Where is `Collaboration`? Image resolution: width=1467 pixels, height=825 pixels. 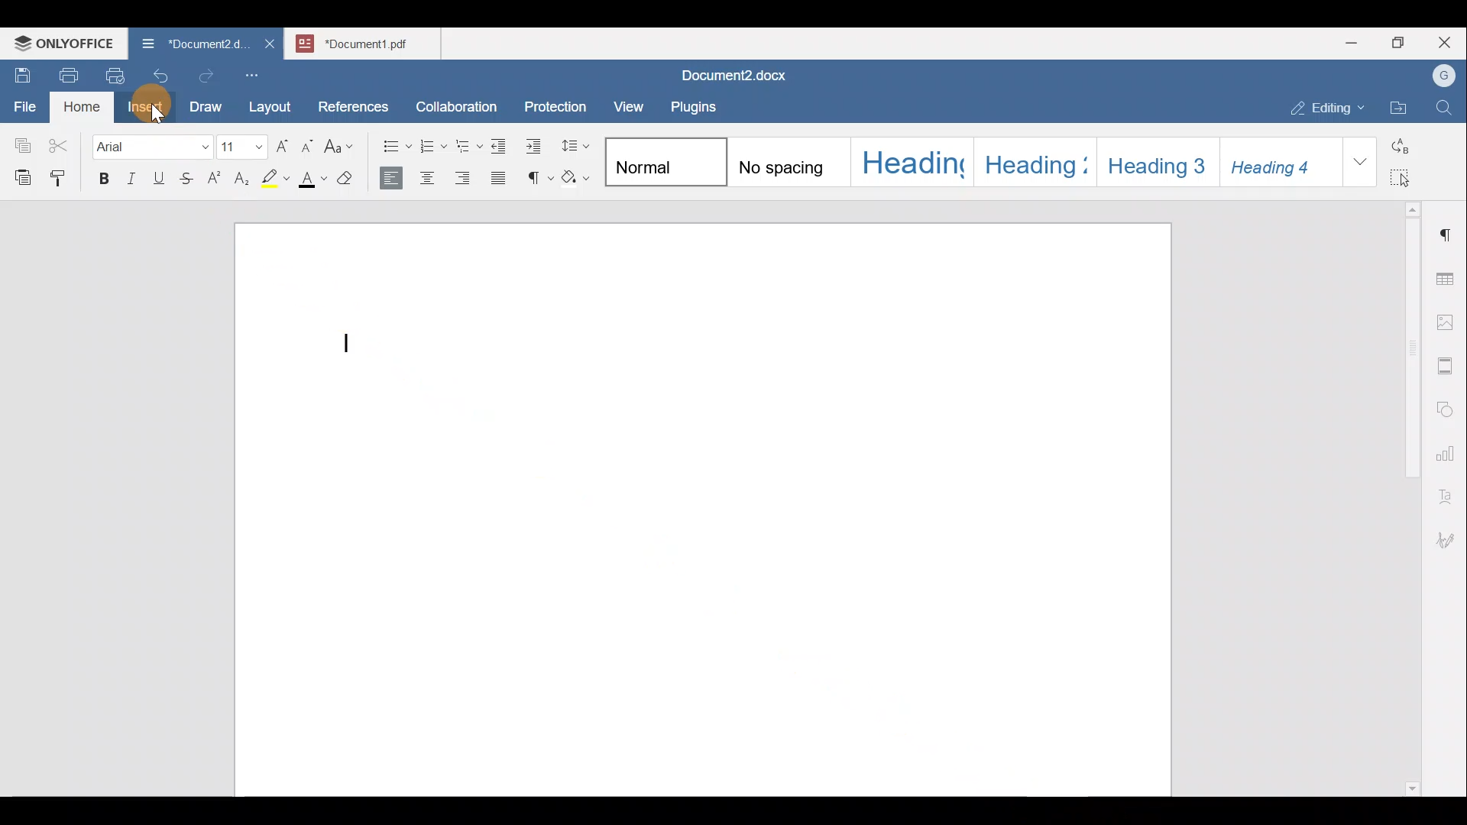 Collaboration is located at coordinates (454, 99).